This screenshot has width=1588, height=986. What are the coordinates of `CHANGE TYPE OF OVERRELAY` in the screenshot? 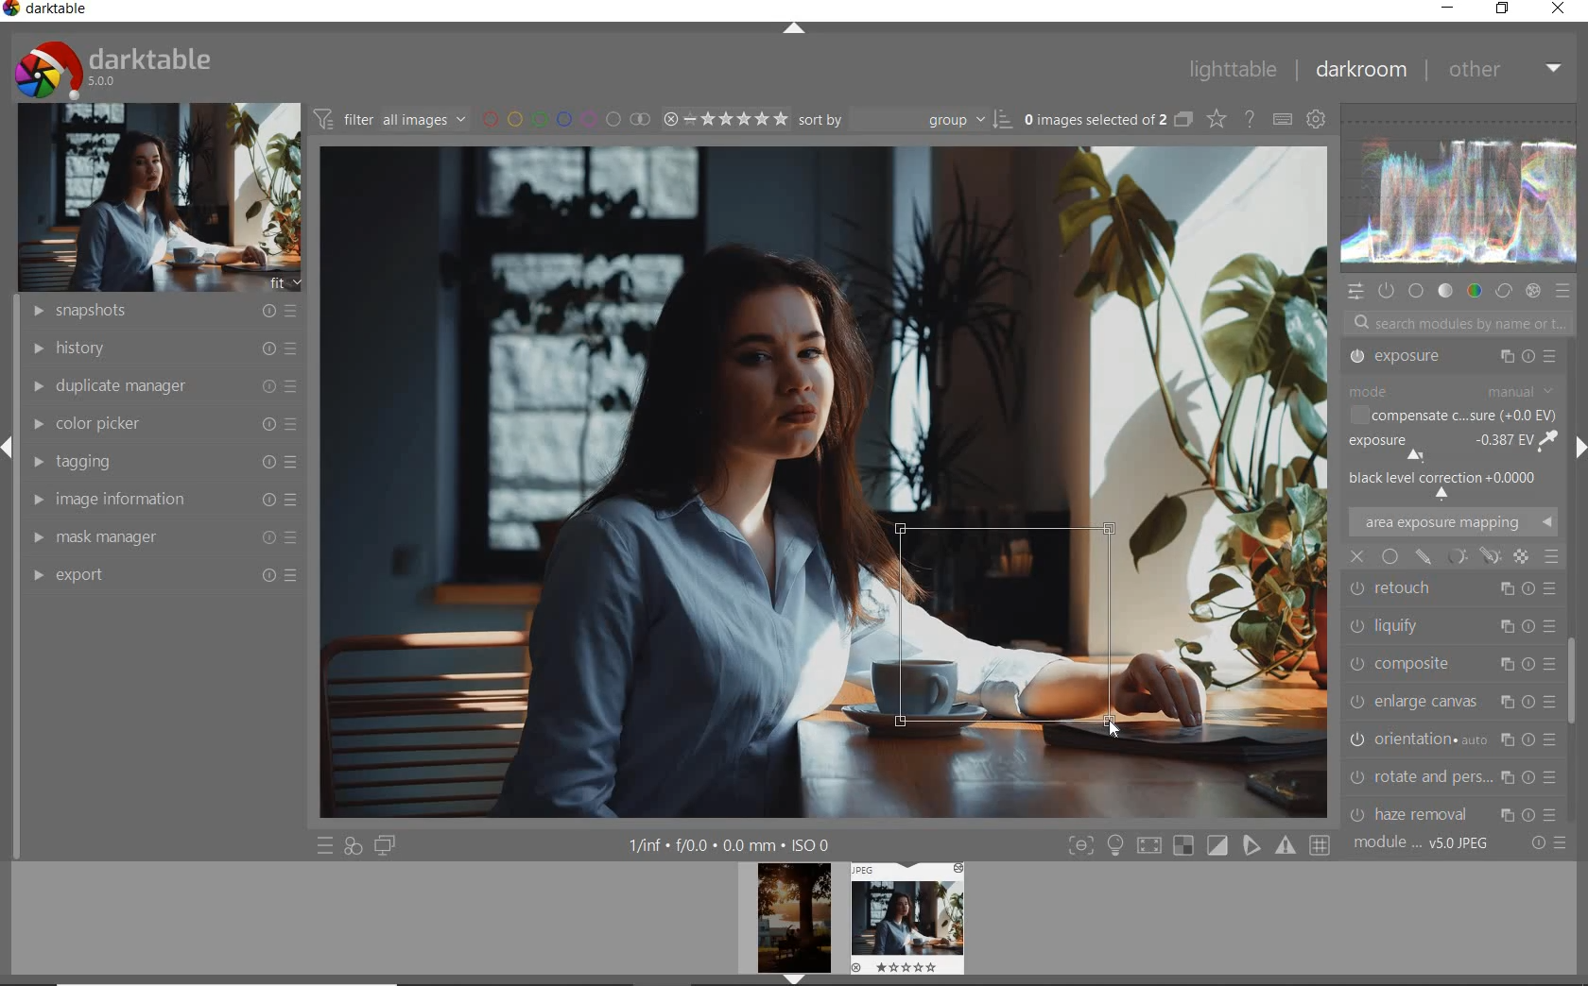 It's located at (1215, 118).